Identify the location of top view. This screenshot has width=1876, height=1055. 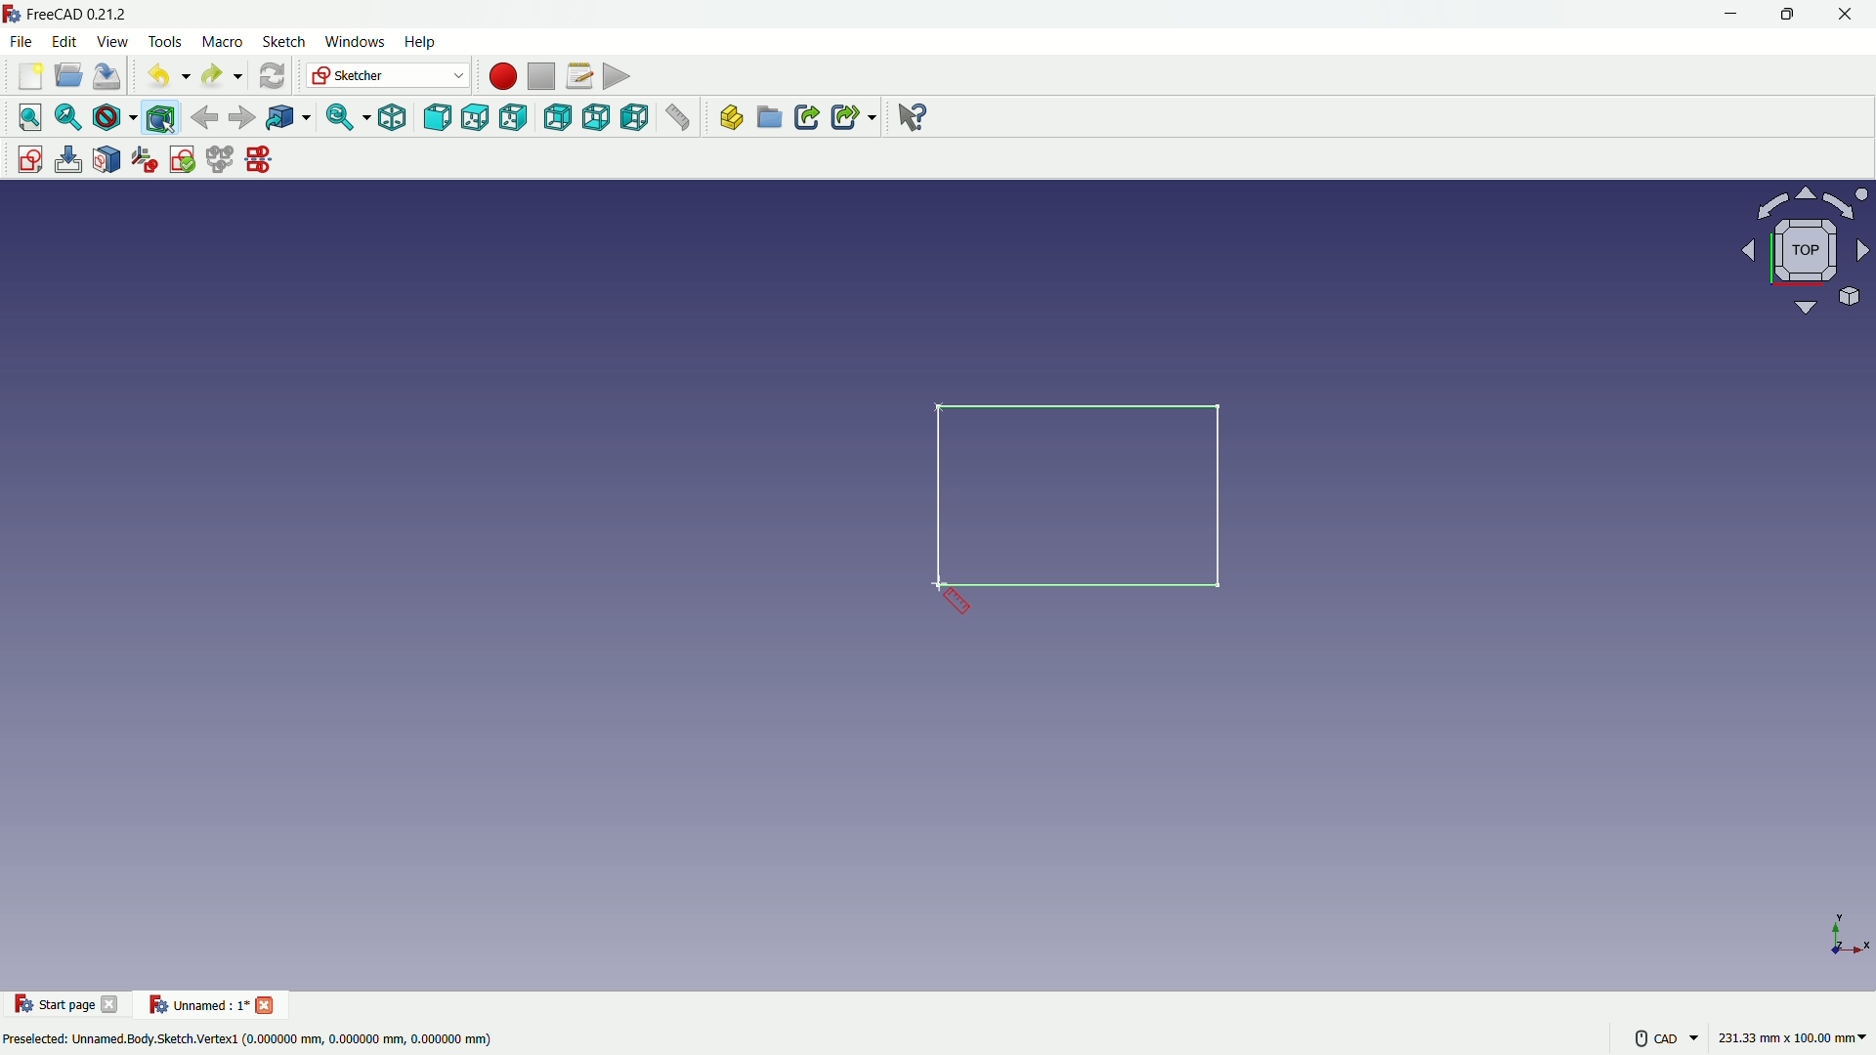
(476, 116).